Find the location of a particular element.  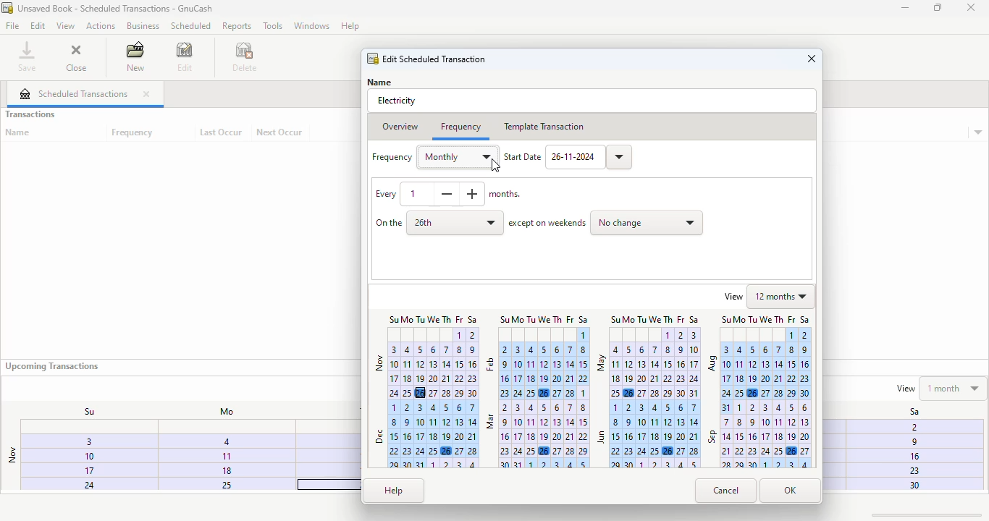

cursor is located at coordinates (496, 166).